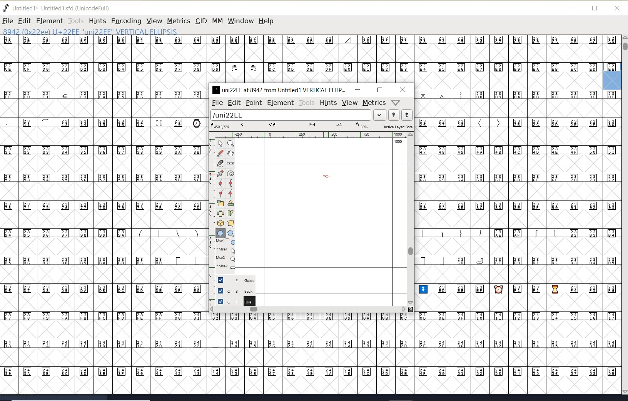  What do you see at coordinates (281, 103) in the screenshot?
I see `element` at bounding box center [281, 103].